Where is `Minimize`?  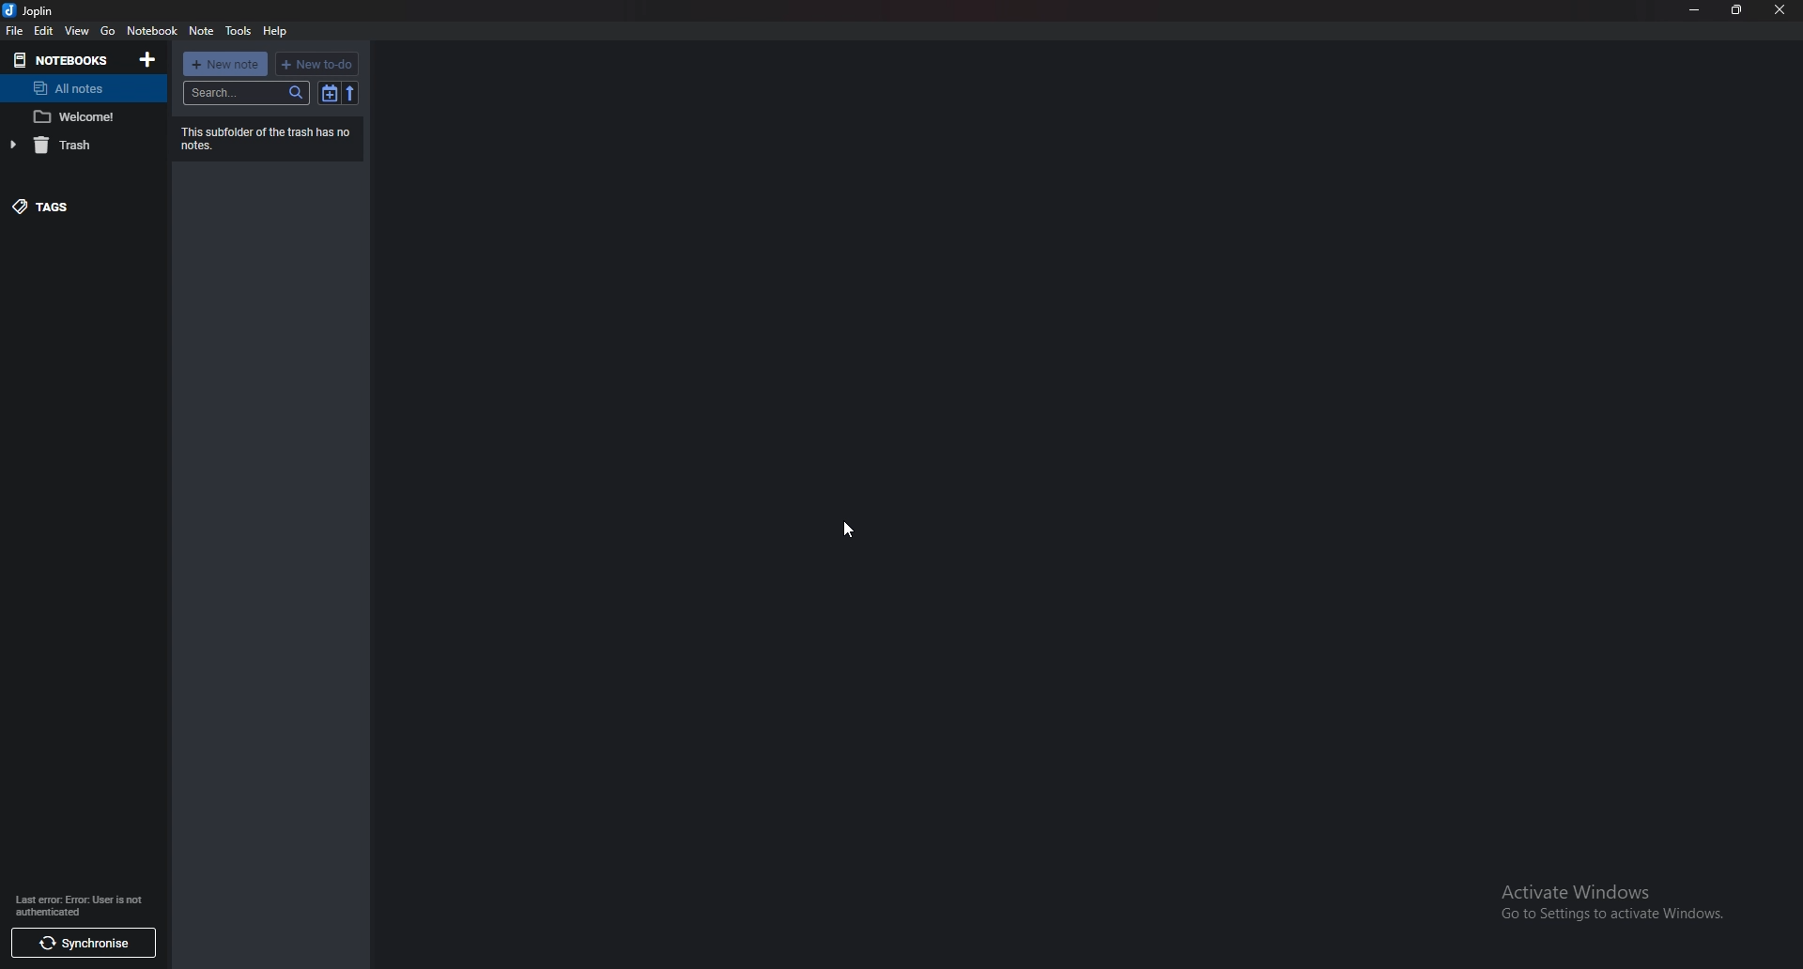 Minimize is located at coordinates (1693, 9).